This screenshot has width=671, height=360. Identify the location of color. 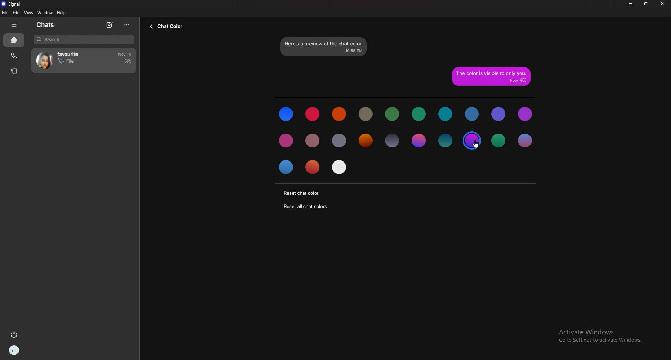
(446, 114).